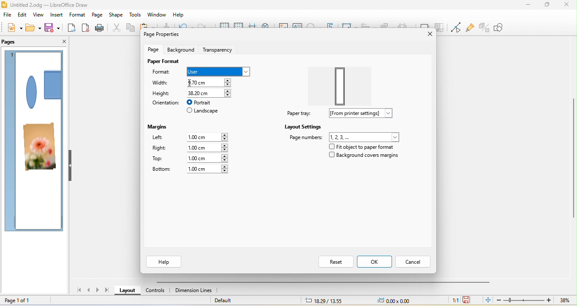  Describe the element at coordinates (344, 137) in the screenshot. I see `page number` at that location.